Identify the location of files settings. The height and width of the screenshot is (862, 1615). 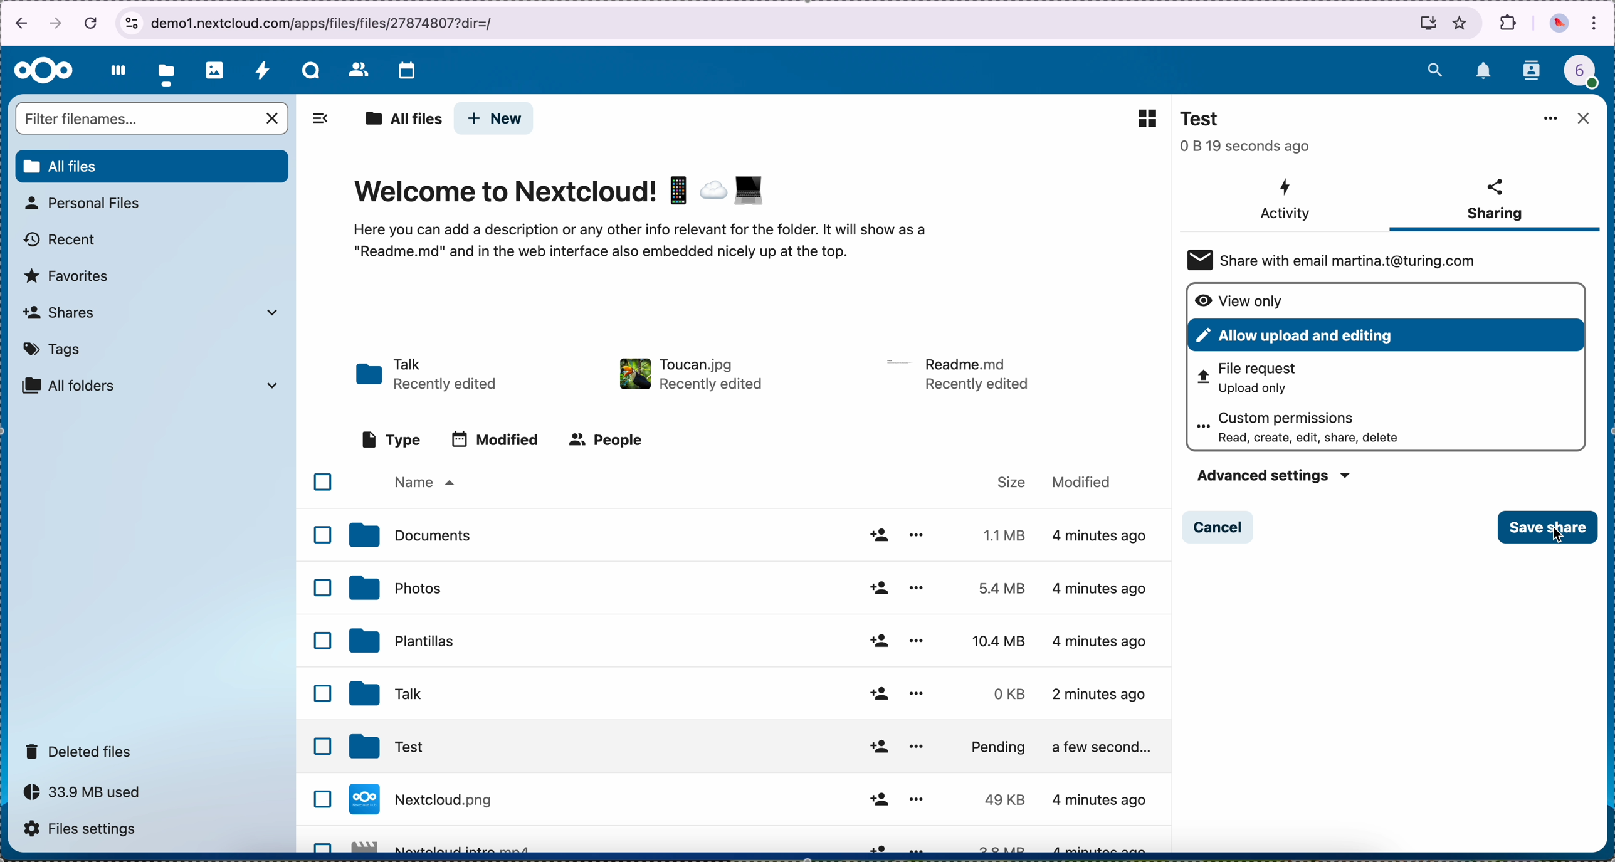
(85, 832).